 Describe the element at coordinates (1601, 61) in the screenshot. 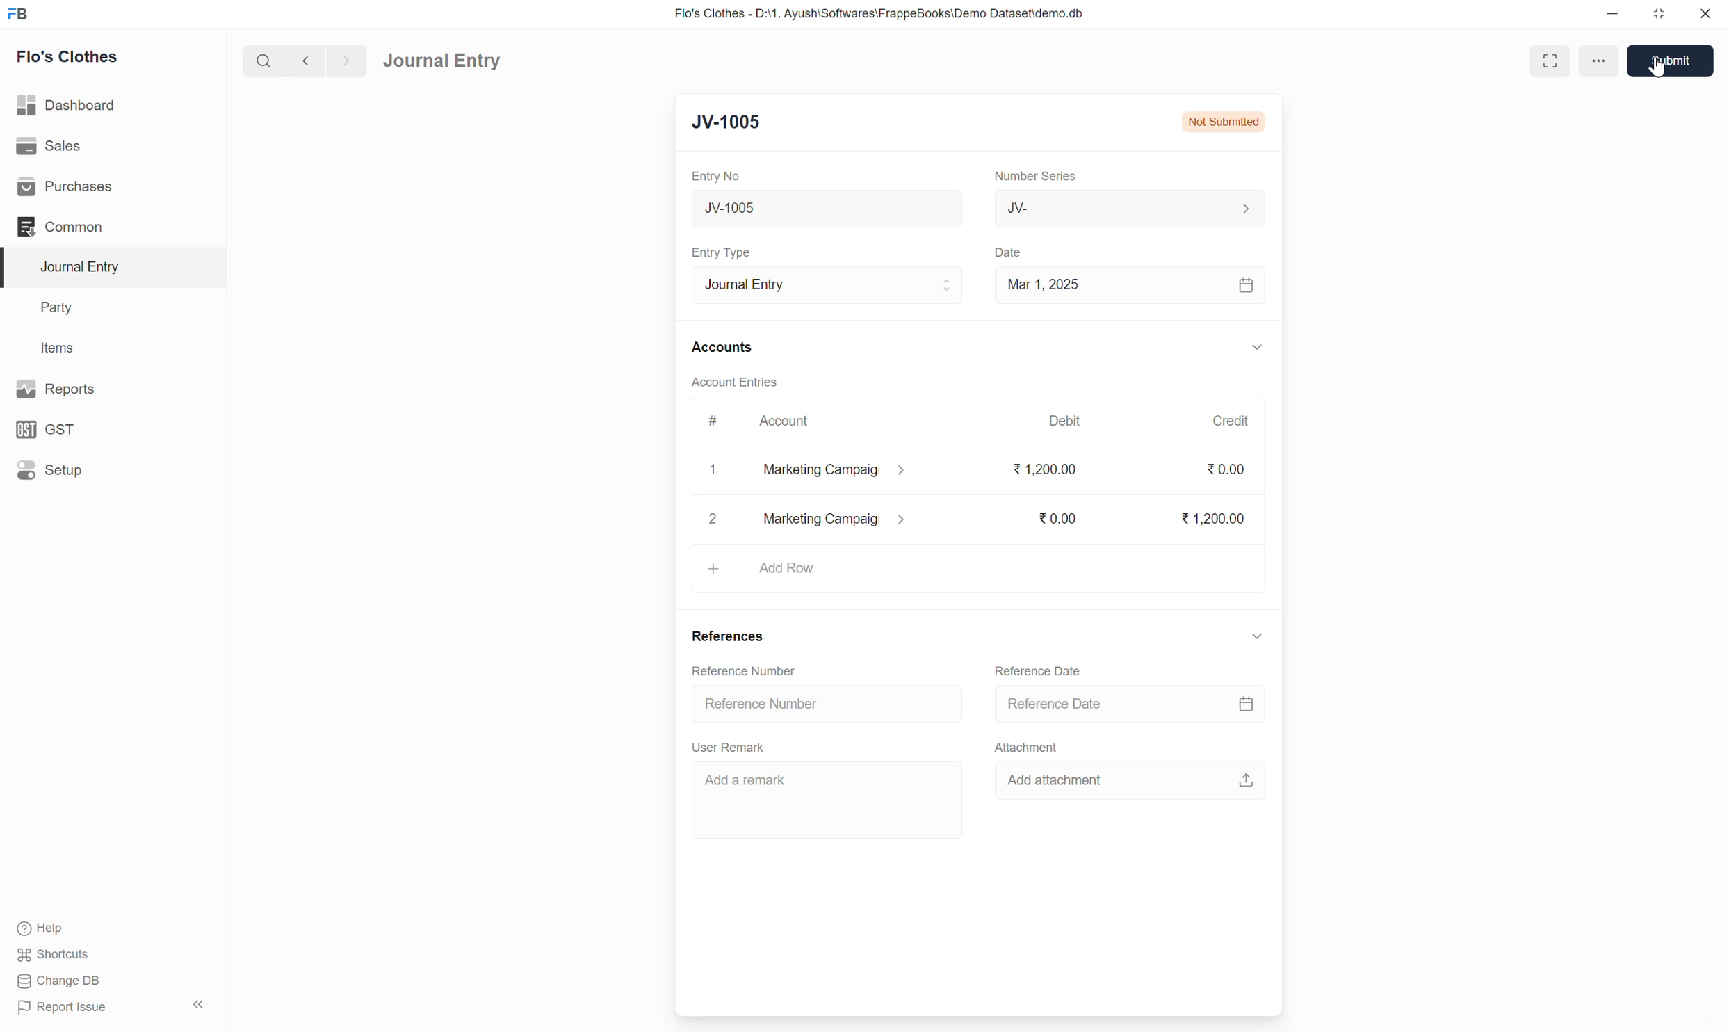

I see `options` at that location.